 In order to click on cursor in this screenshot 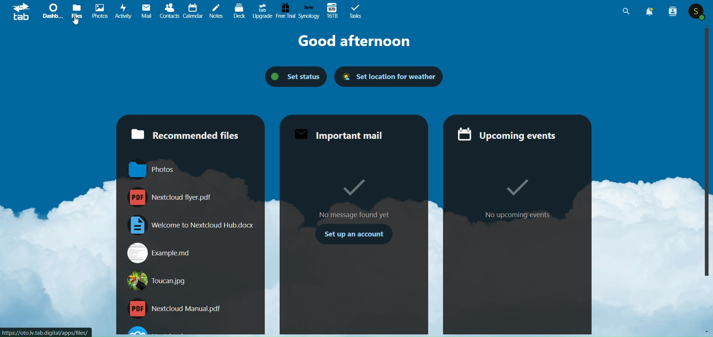, I will do `click(76, 21)`.